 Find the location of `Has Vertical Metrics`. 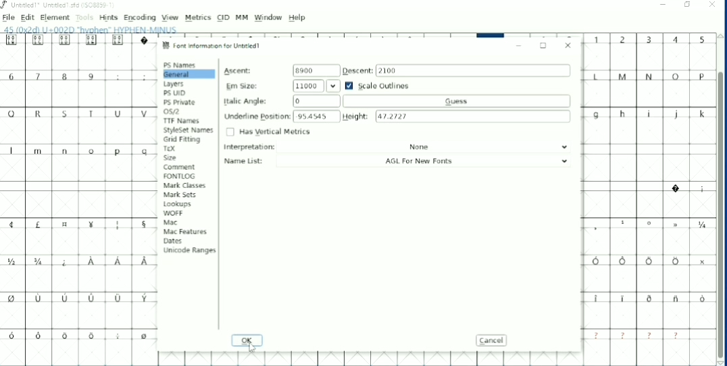

Has Vertical Metrics is located at coordinates (268, 132).